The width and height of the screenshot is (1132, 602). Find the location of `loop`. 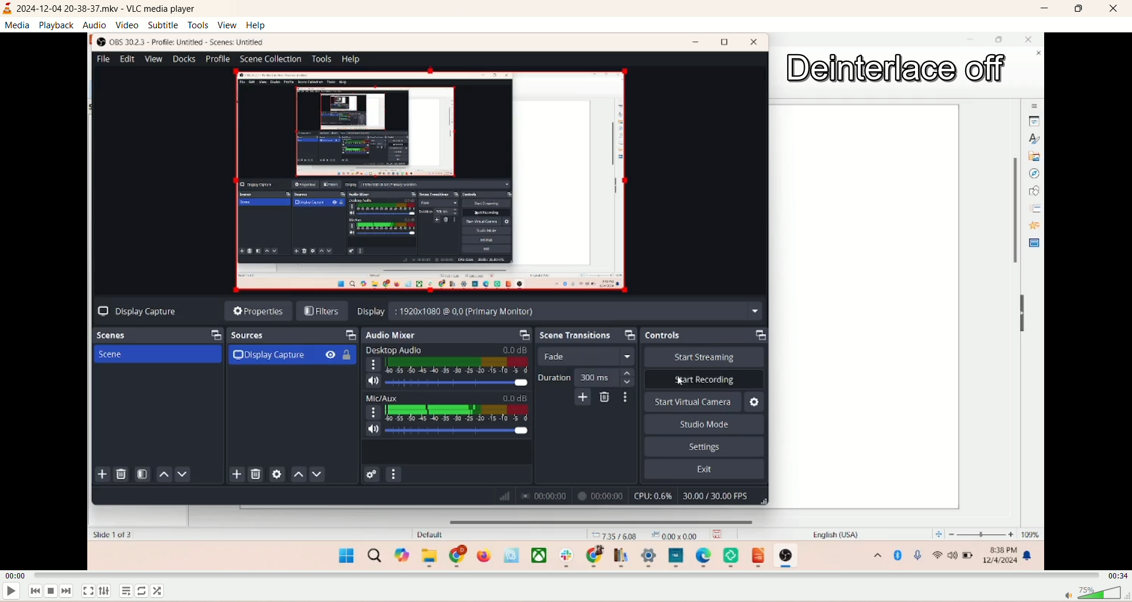

loop is located at coordinates (143, 593).